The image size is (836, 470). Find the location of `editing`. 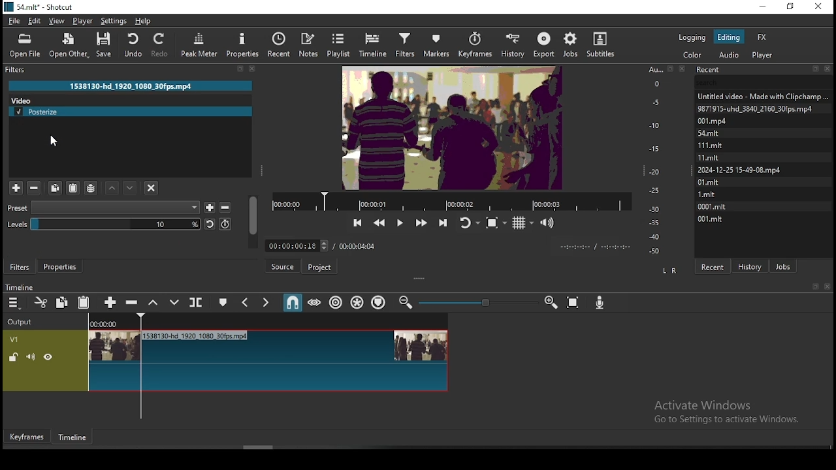

editing is located at coordinates (728, 37).